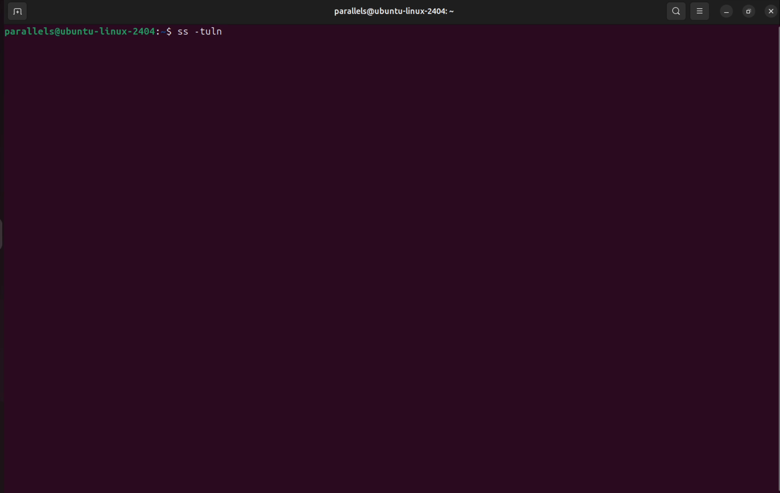  I want to click on view options, so click(701, 11).